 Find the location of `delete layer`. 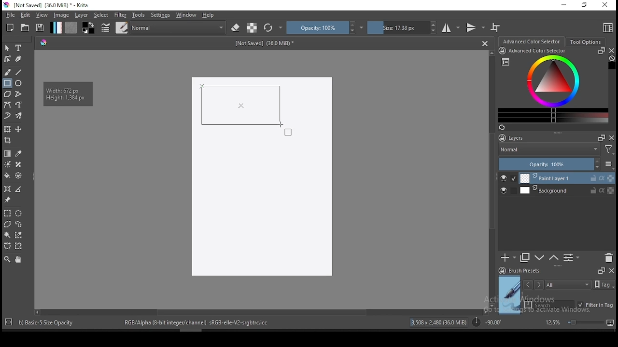

delete layer is located at coordinates (608, 258).